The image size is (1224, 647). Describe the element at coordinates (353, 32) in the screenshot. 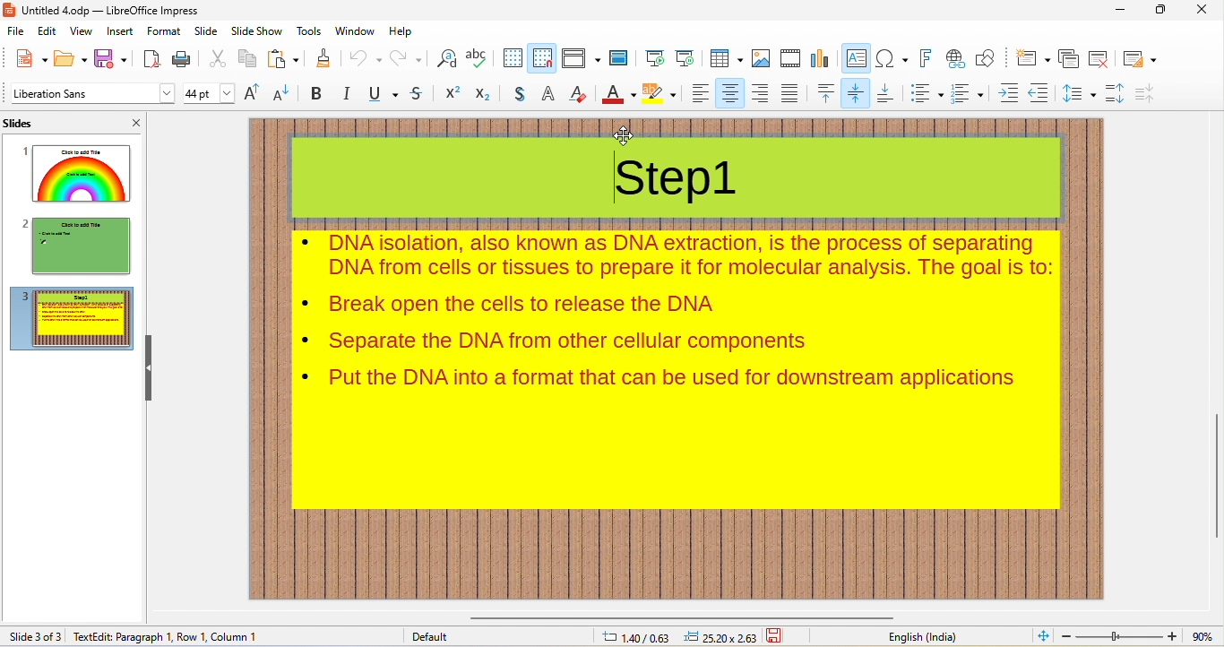

I see `window` at that location.